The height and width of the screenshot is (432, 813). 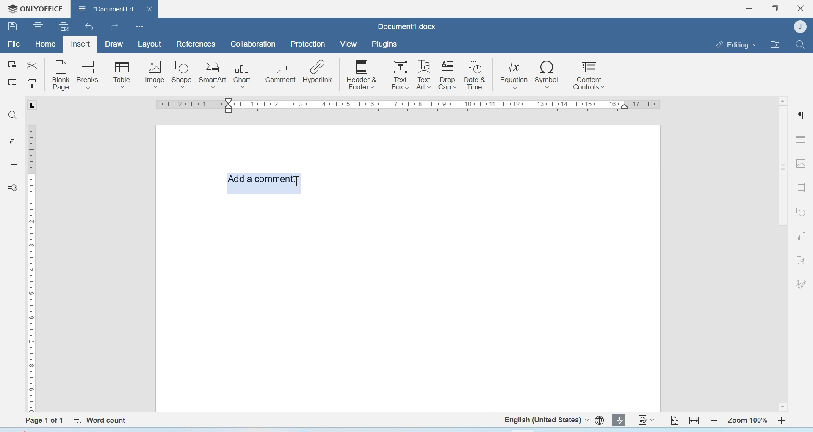 What do you see at coordinates (32, 84) in the screenshot?
I see `Copy style` at bounding box center [32, 84].